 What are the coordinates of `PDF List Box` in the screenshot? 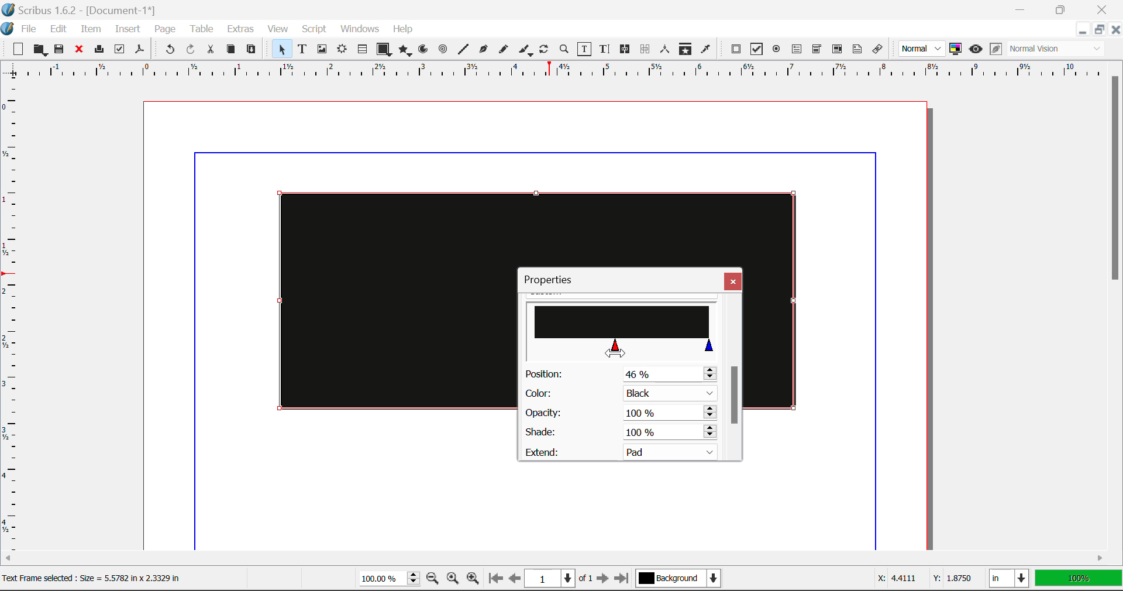 It's located at (838, 49).